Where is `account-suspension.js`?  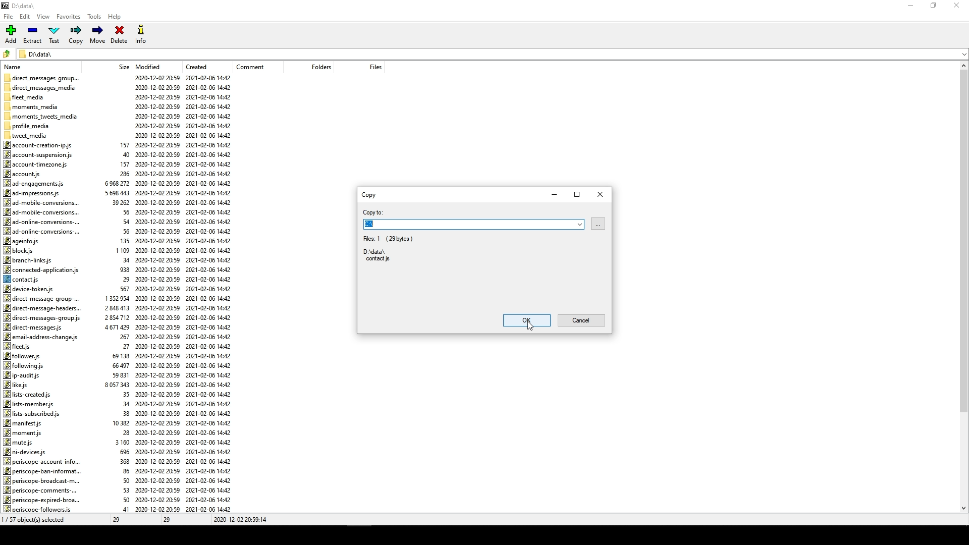
account-suspension.js is located at coordinates (39, 154).